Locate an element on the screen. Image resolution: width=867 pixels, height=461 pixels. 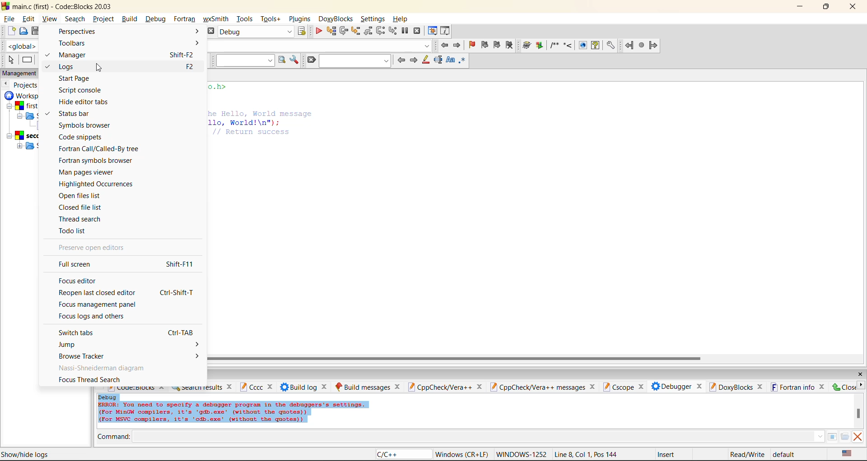
jump back is located at coordinates (630, 45).